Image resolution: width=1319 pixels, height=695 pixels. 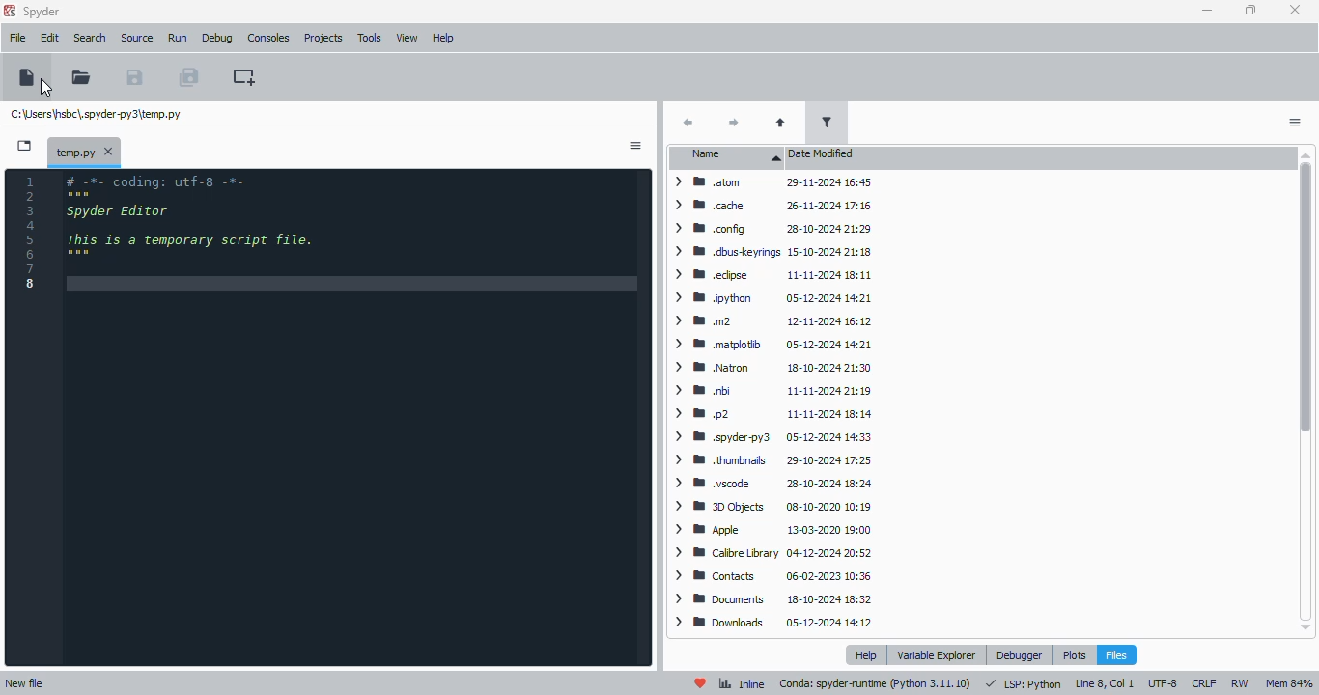 What do you see at coordinates (354, 418) in the screenshot?
I see `editor` at bounding box center [354, 418].